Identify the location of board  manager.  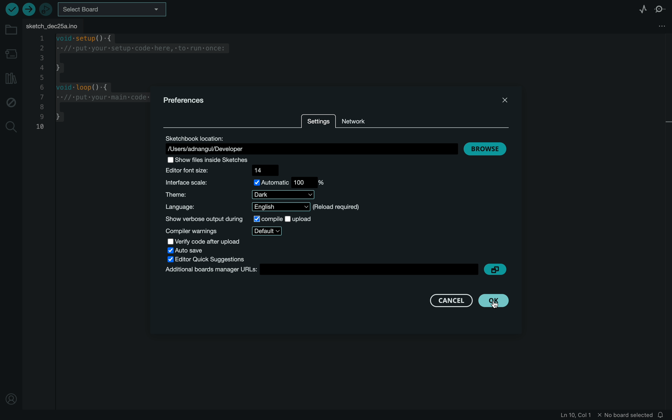
(321, 270).